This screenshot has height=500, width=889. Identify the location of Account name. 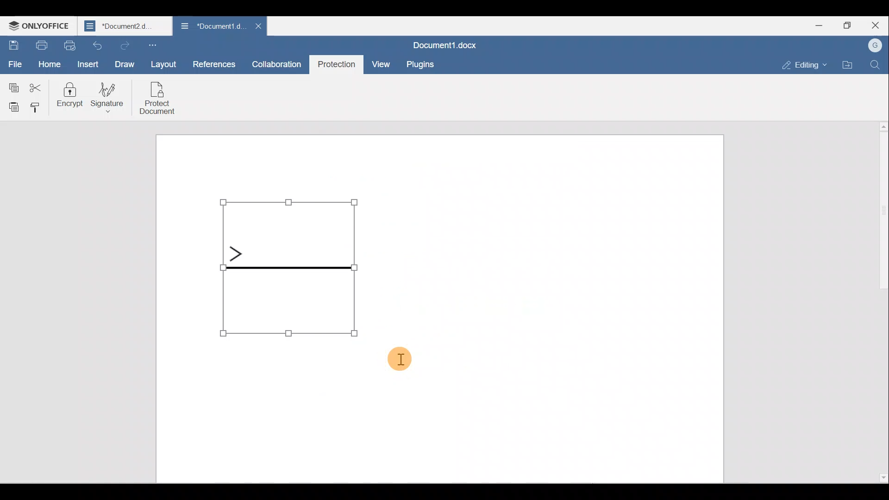
(877, 44).